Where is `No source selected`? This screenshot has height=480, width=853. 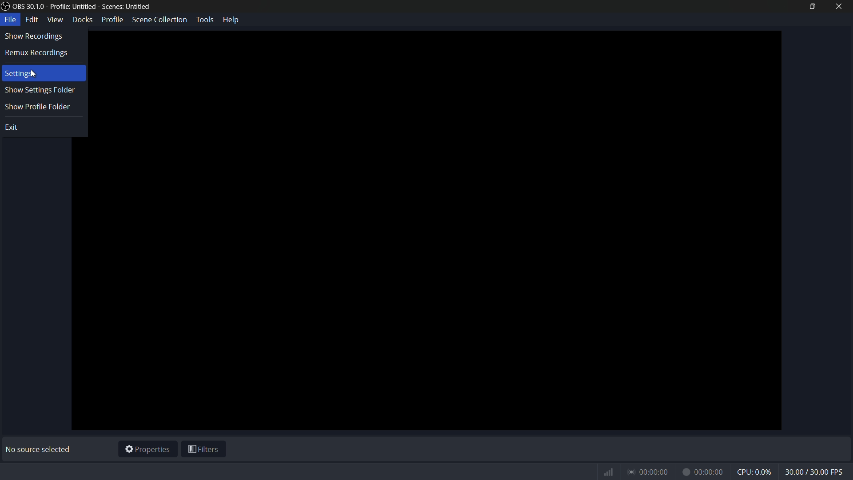 No source selected is located at coordinates (40, 449).